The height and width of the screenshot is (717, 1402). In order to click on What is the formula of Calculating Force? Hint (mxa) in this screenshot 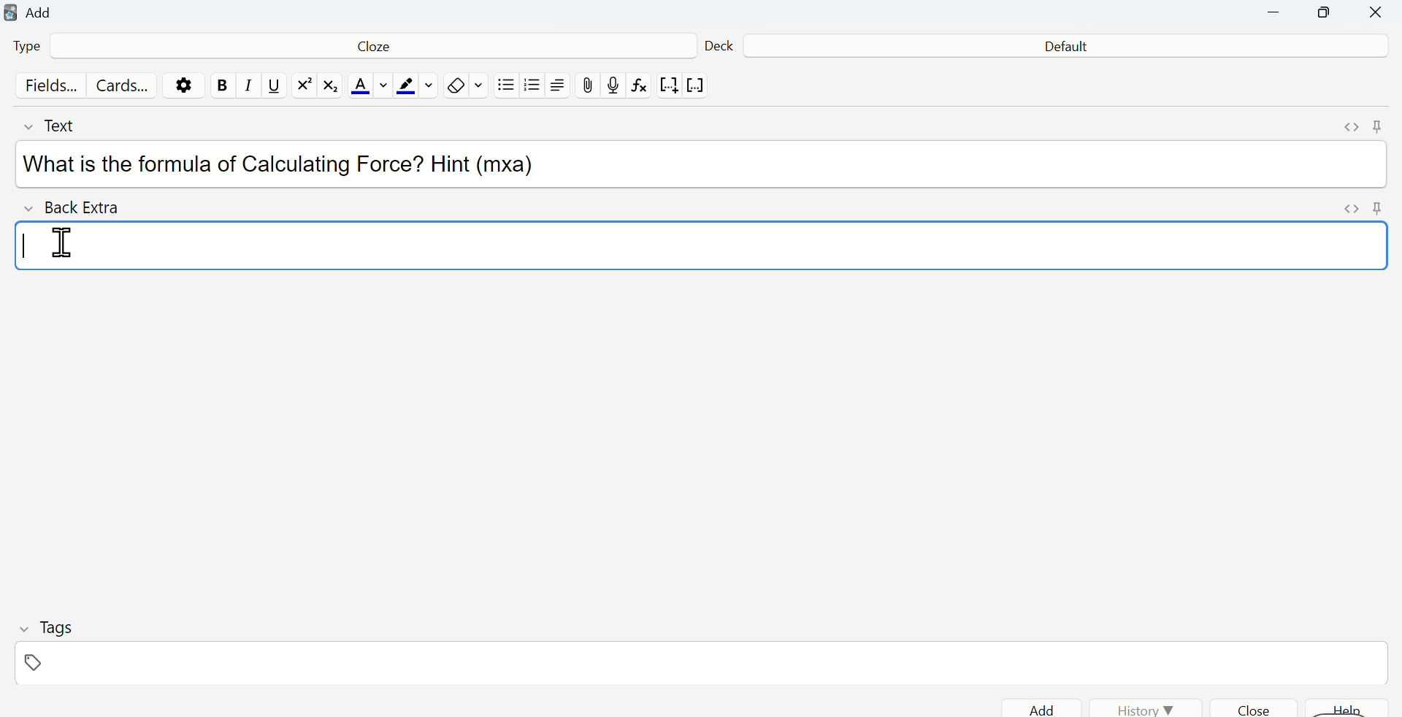, I will do `click(287, 165)`.